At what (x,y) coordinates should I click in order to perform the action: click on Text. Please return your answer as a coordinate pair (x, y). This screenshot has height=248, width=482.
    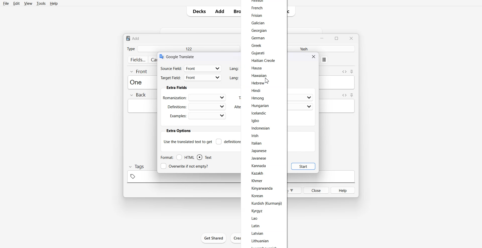
    Looking at the image, I should click on (181, 56).